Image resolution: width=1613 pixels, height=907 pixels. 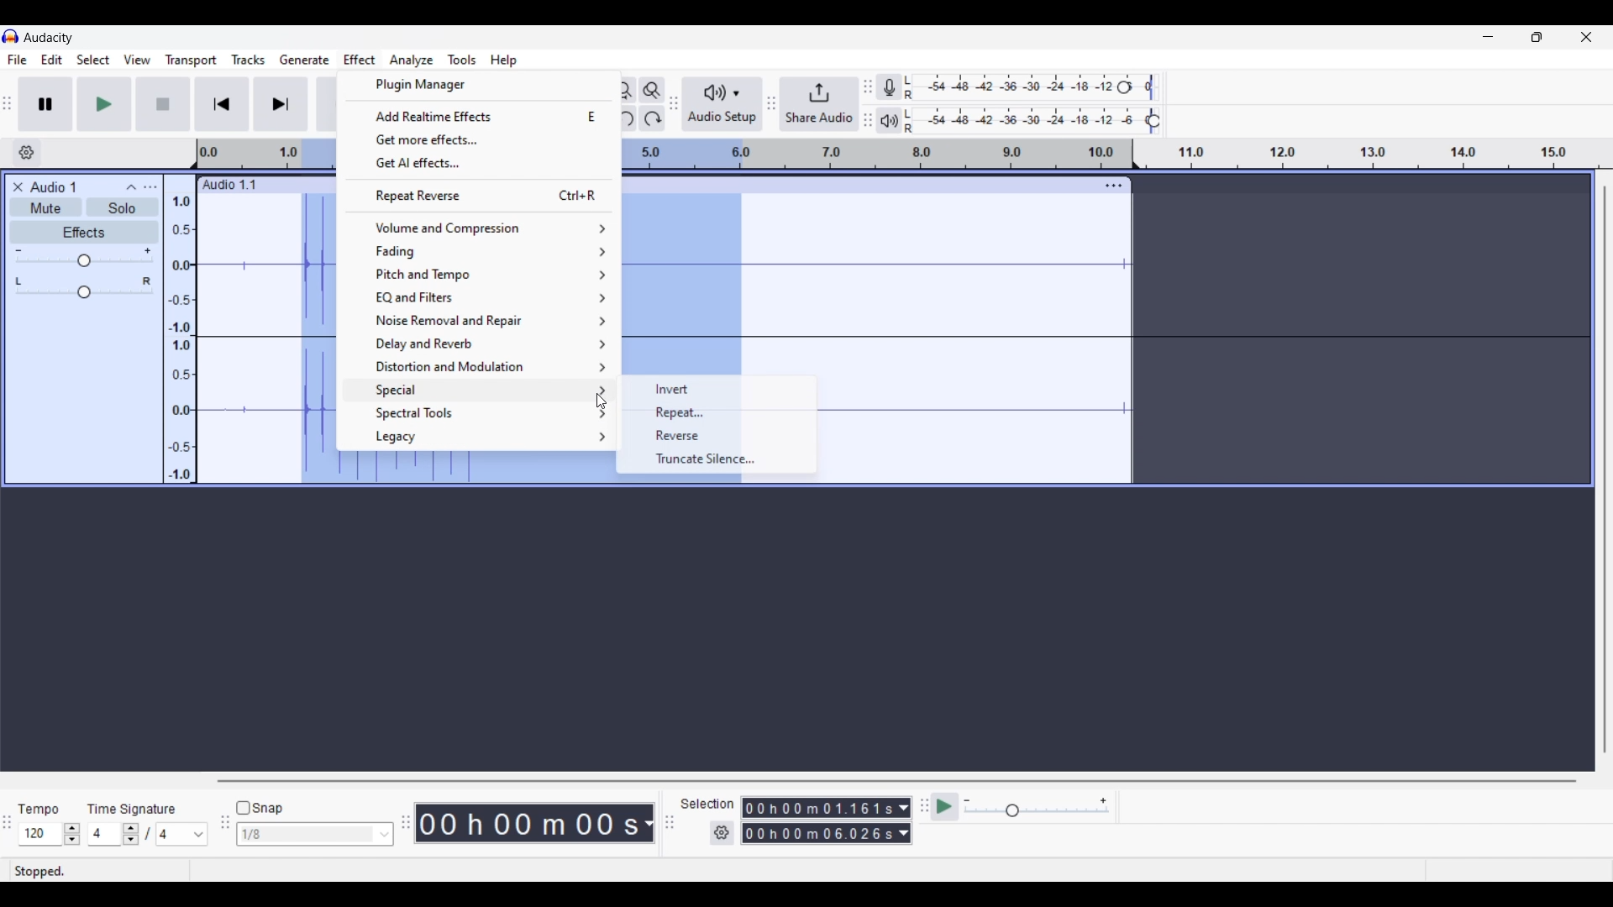 I want to click on Recorded duration, so click(x=528, y=823).